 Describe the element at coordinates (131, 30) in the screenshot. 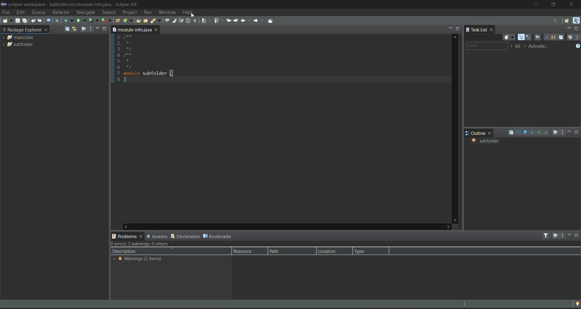

I see `folder location` at that location.